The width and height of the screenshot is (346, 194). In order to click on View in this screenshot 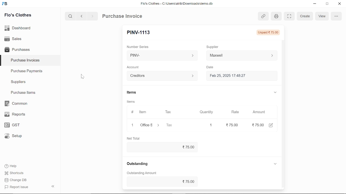, I will do `click(322, 16)`.